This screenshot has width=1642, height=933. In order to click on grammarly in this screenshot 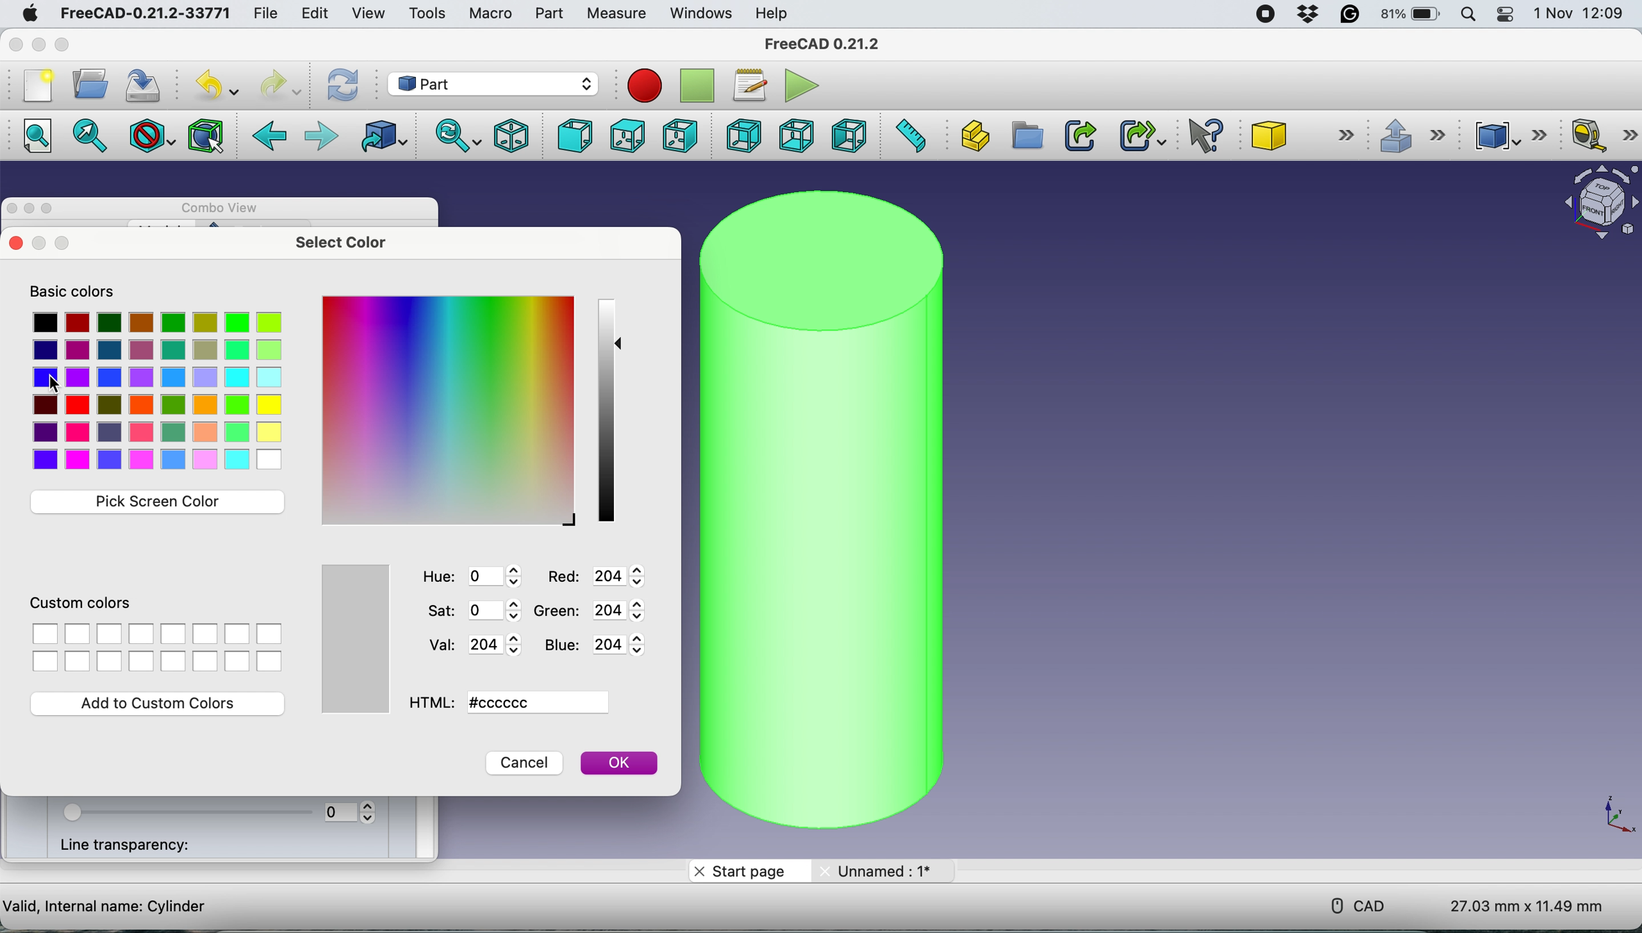, I will do `click(1350, 16)`.